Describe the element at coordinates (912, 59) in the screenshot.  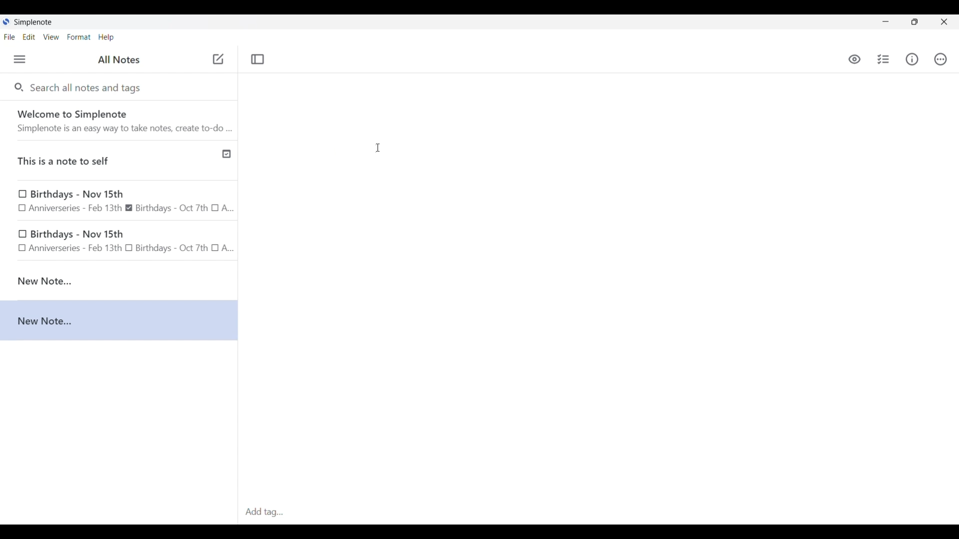
I see `Info` at that location.